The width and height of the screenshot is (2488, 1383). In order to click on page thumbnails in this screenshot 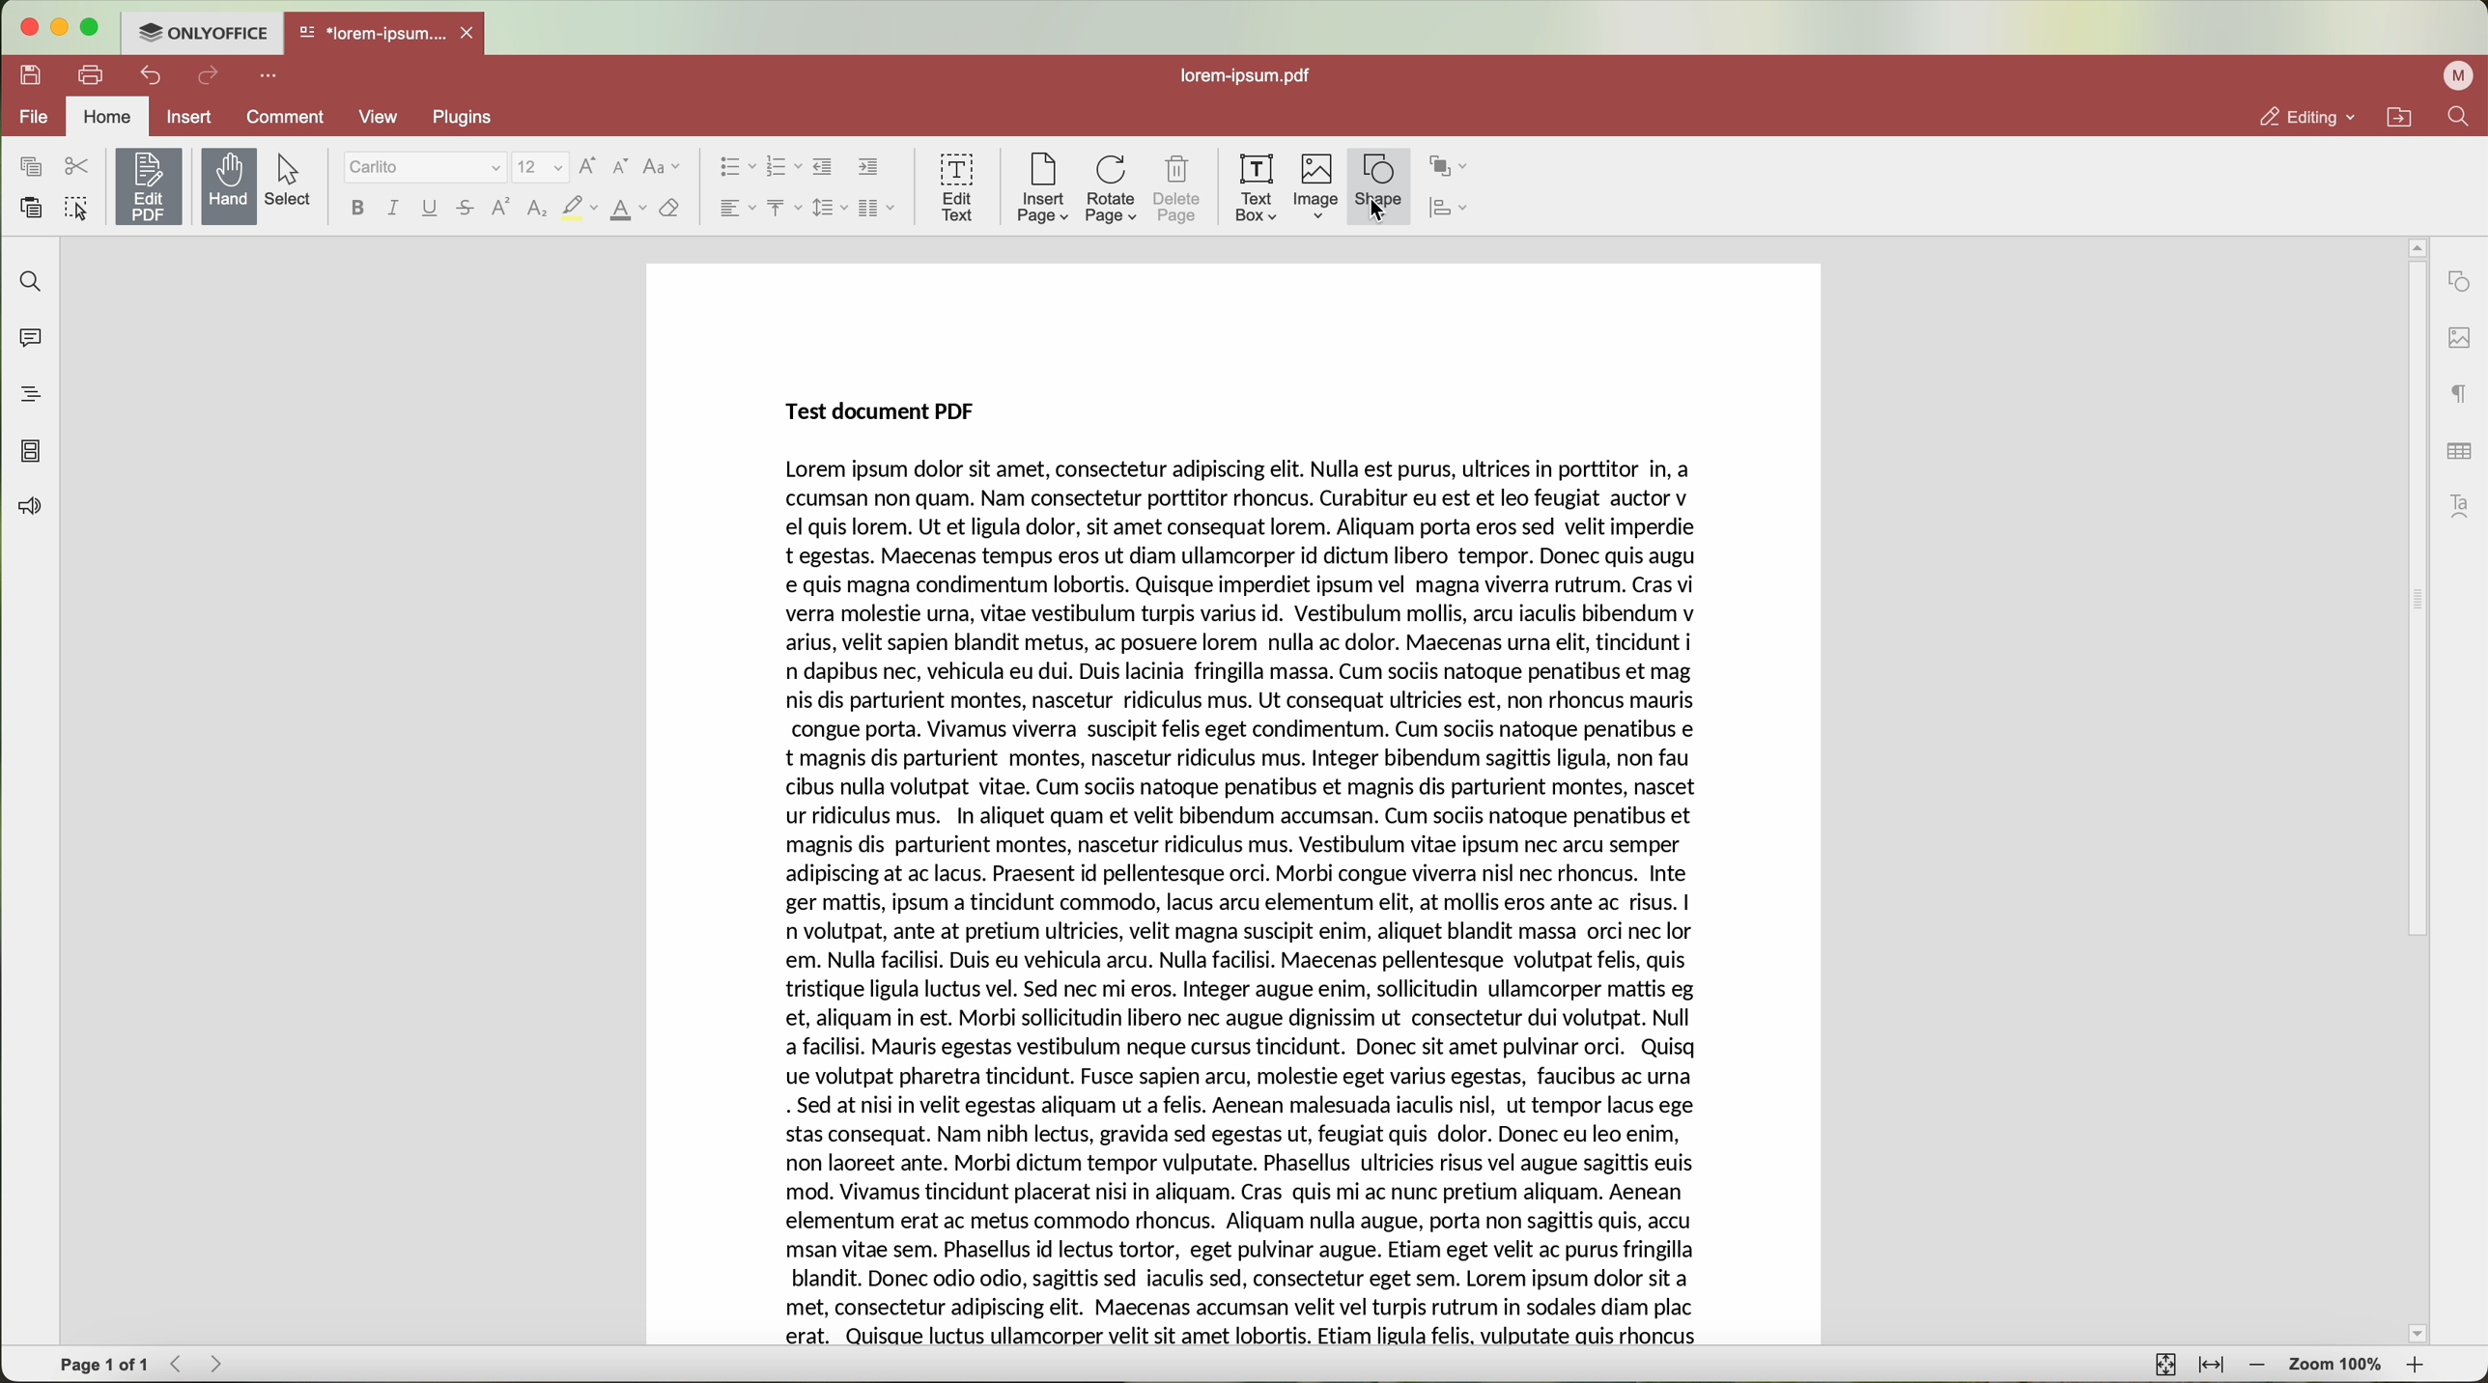, I will do `click(31, 453)`.